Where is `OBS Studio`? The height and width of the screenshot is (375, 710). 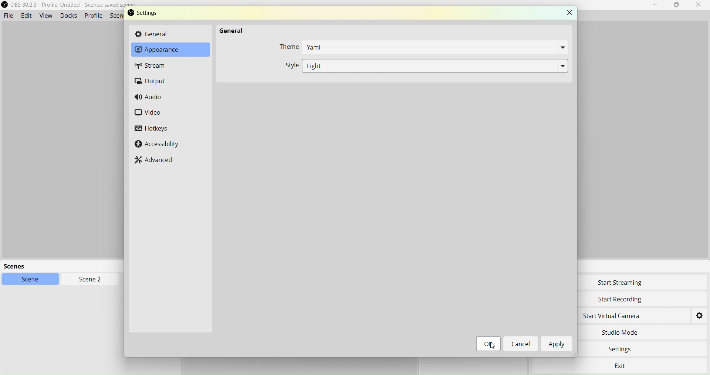
OBS Studio is located at coordinates (75, 6).